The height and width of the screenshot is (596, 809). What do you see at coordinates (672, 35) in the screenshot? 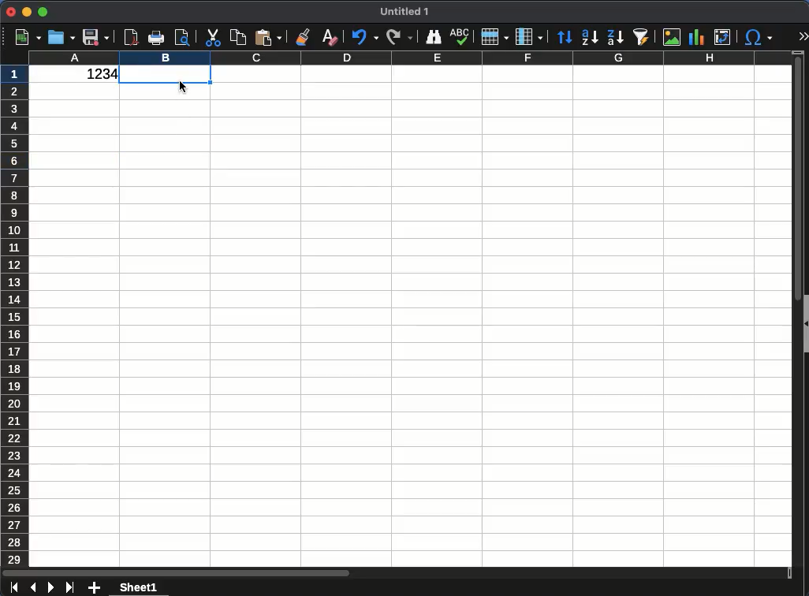
I see `image` at bounding box center [672, 35].